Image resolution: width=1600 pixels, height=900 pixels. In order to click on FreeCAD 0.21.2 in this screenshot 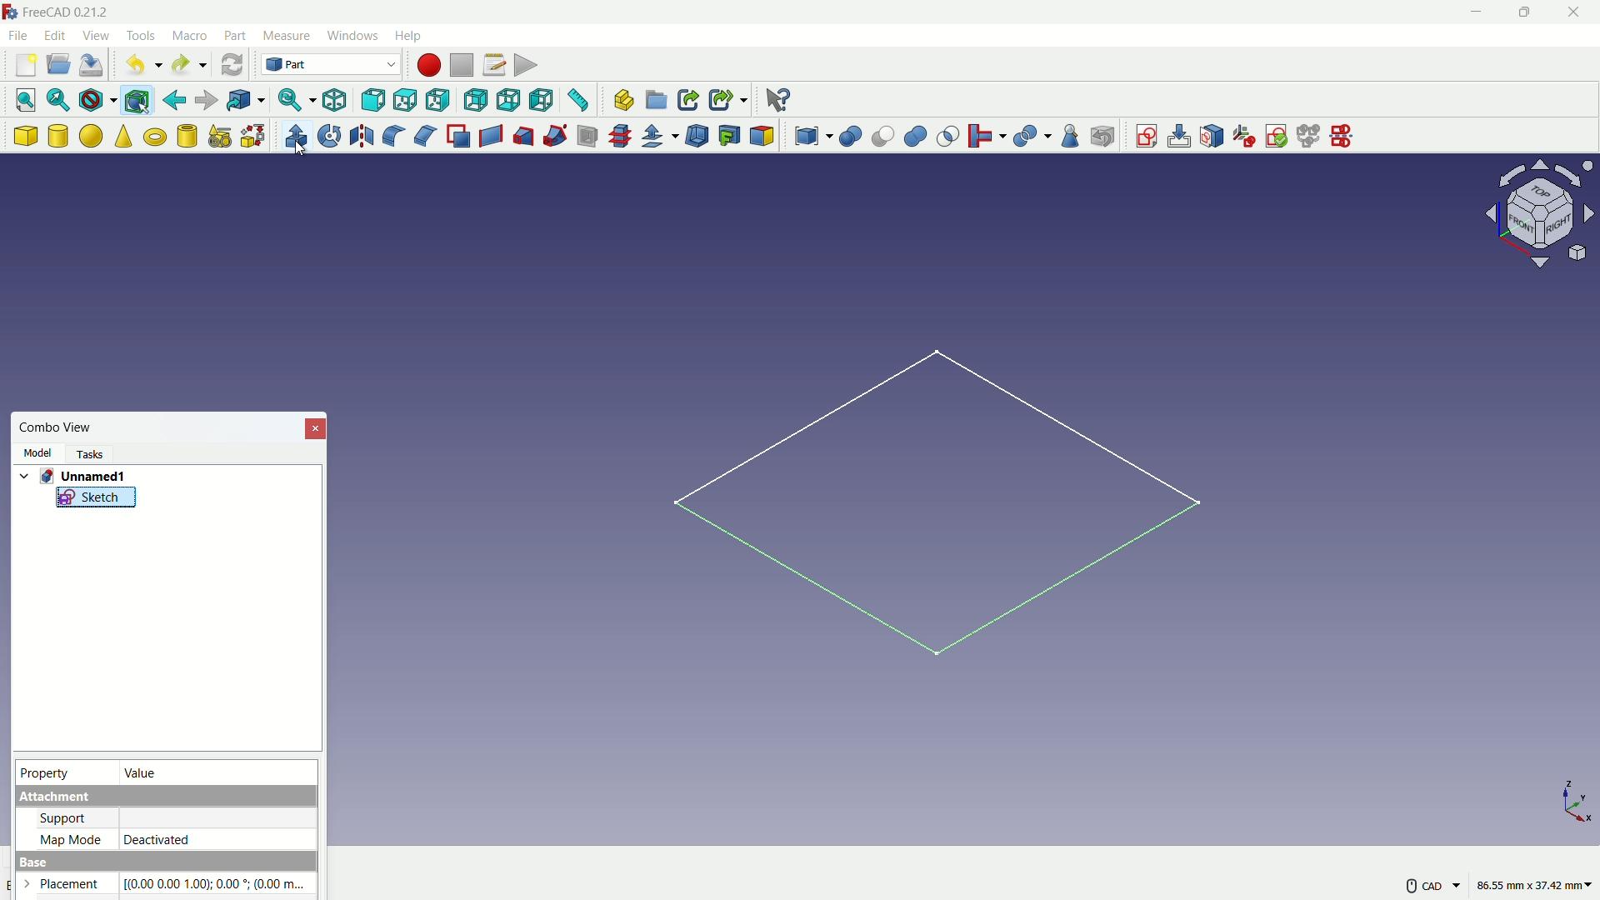, I will do `click(69, 12)`.